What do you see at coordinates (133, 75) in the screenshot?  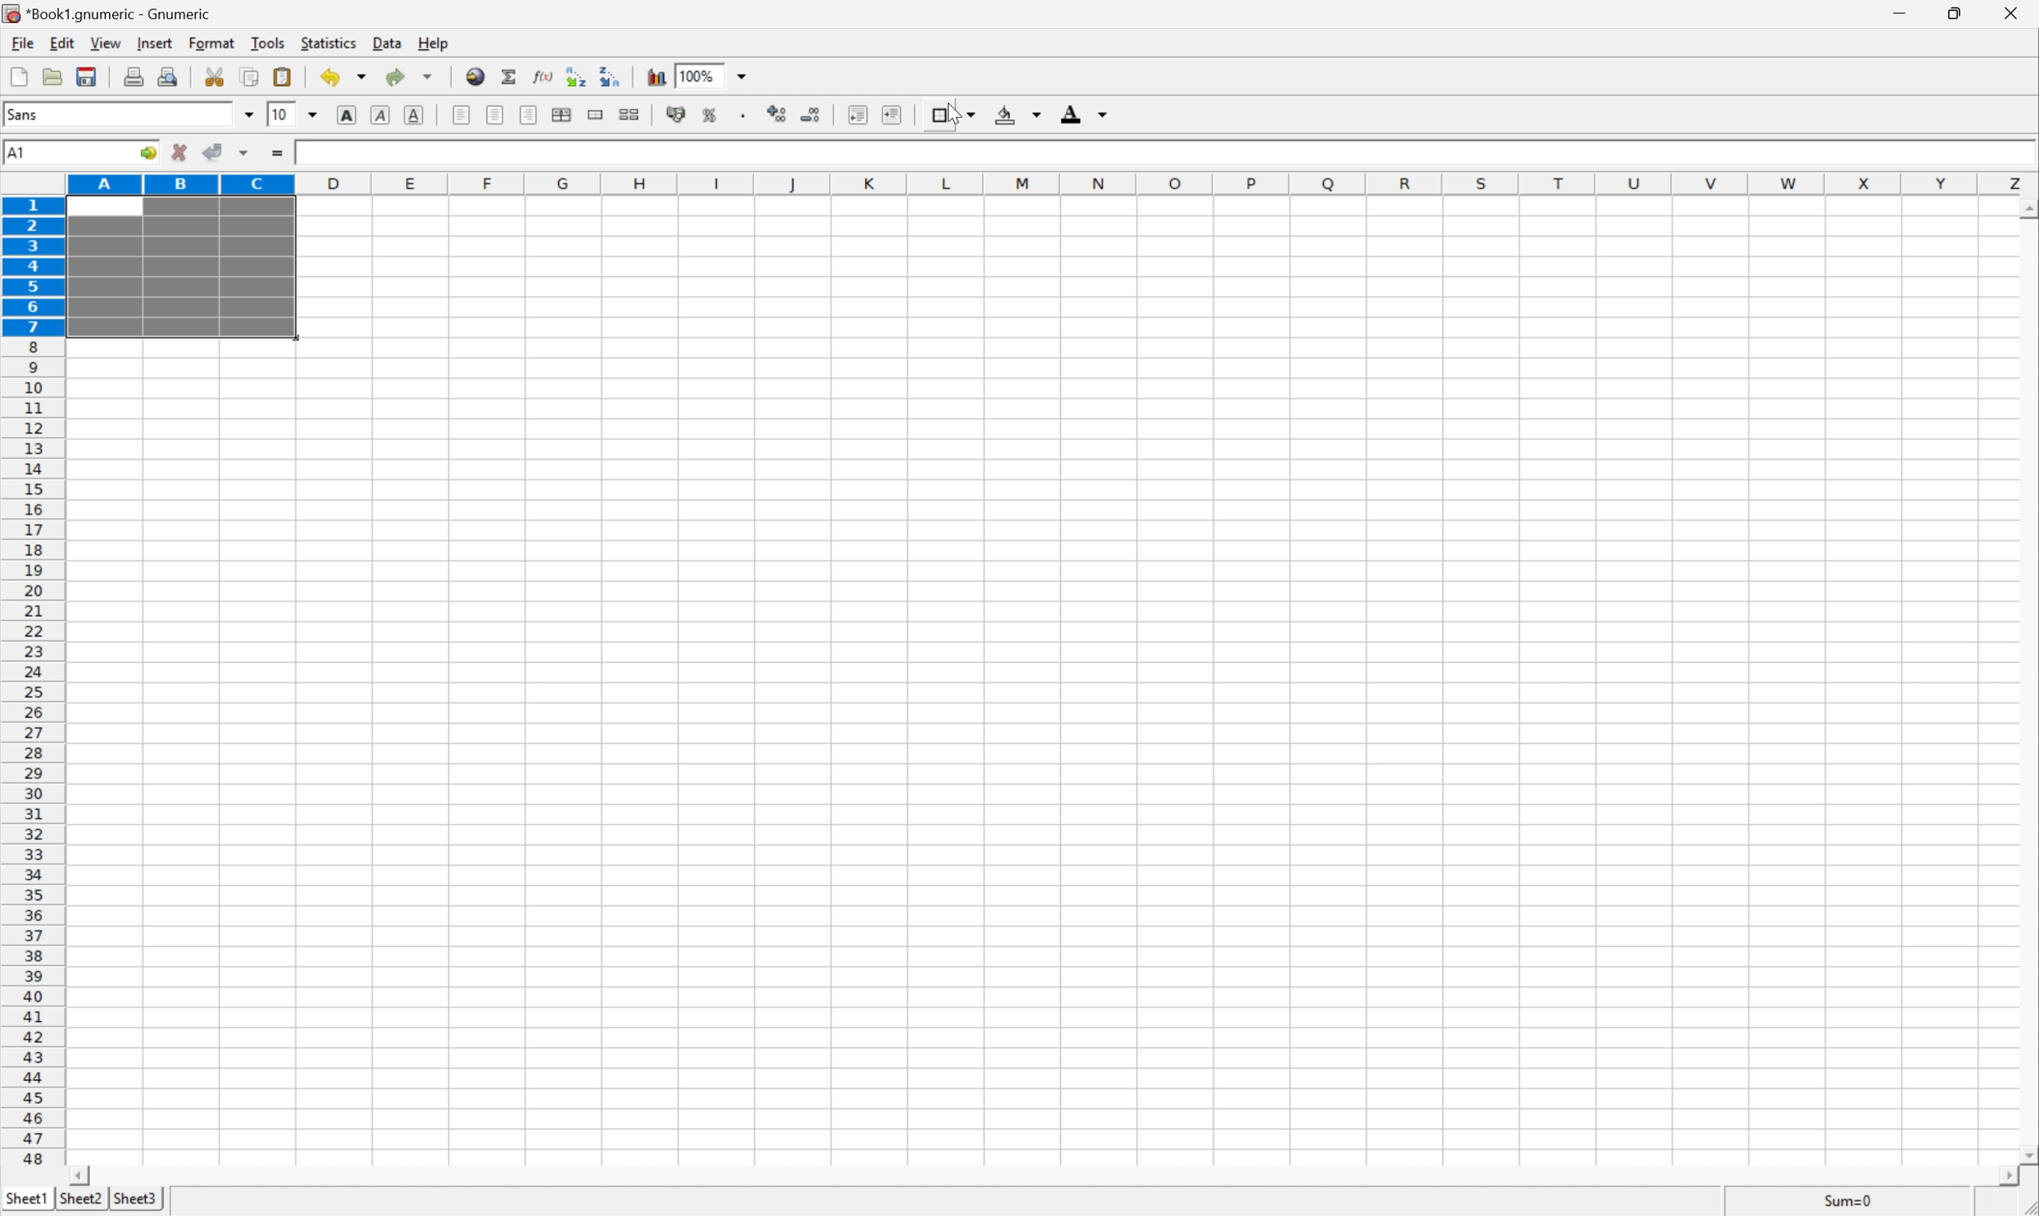 I see `print` at bounding box center [133, 75].